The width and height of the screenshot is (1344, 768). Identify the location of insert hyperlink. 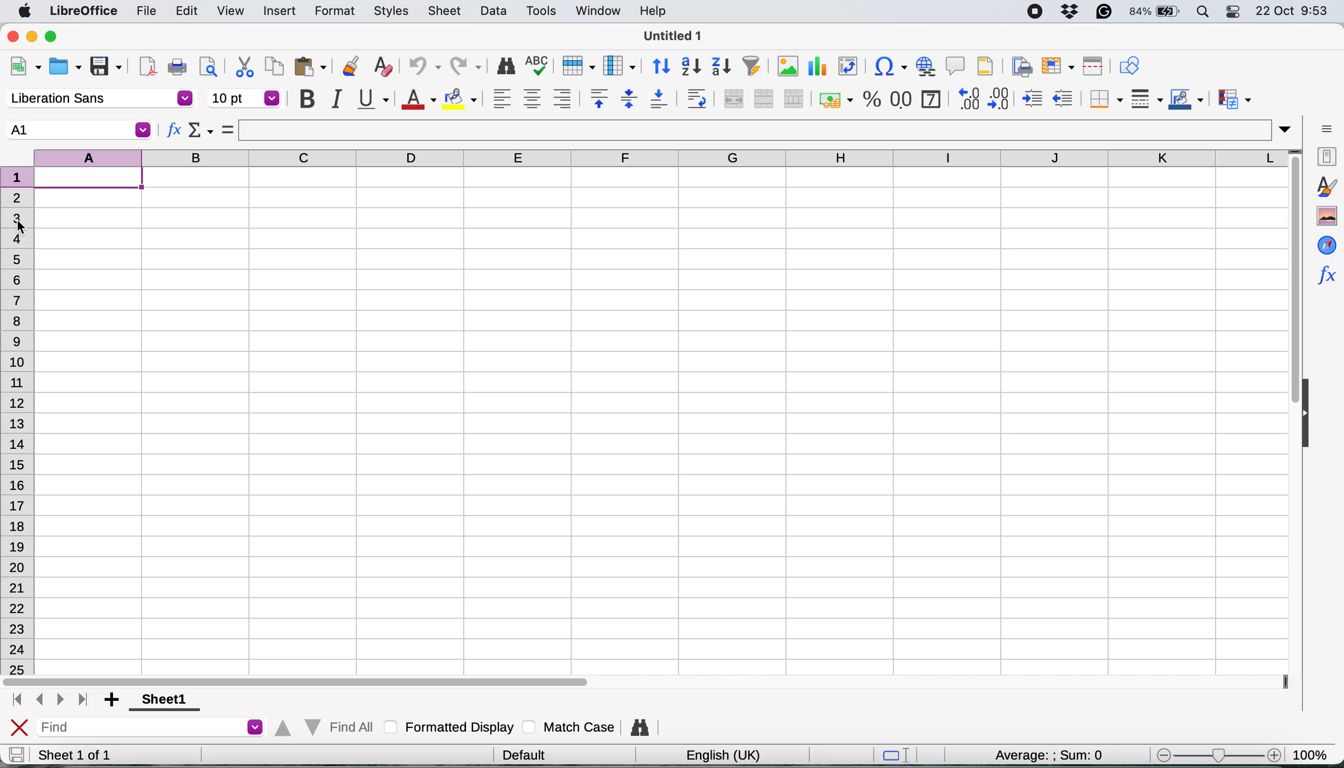
(924, 65).